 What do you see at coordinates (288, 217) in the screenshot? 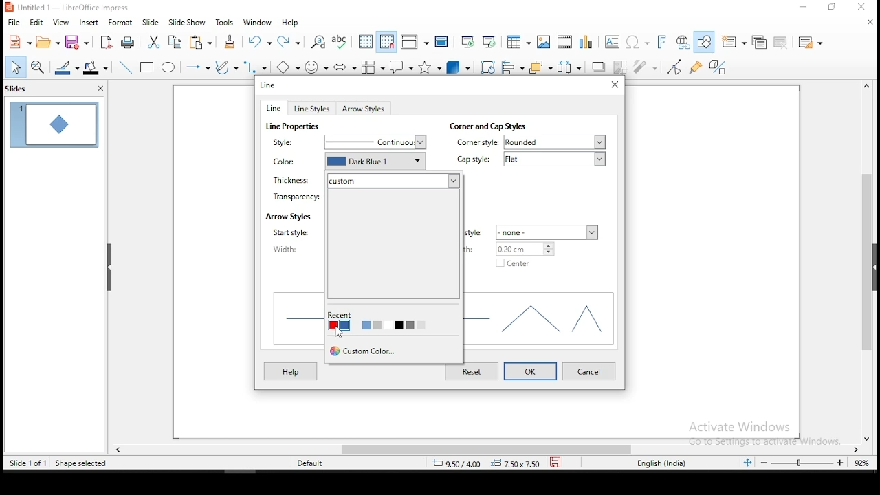
I see `arrow styles` at bounding box center [288, 217].